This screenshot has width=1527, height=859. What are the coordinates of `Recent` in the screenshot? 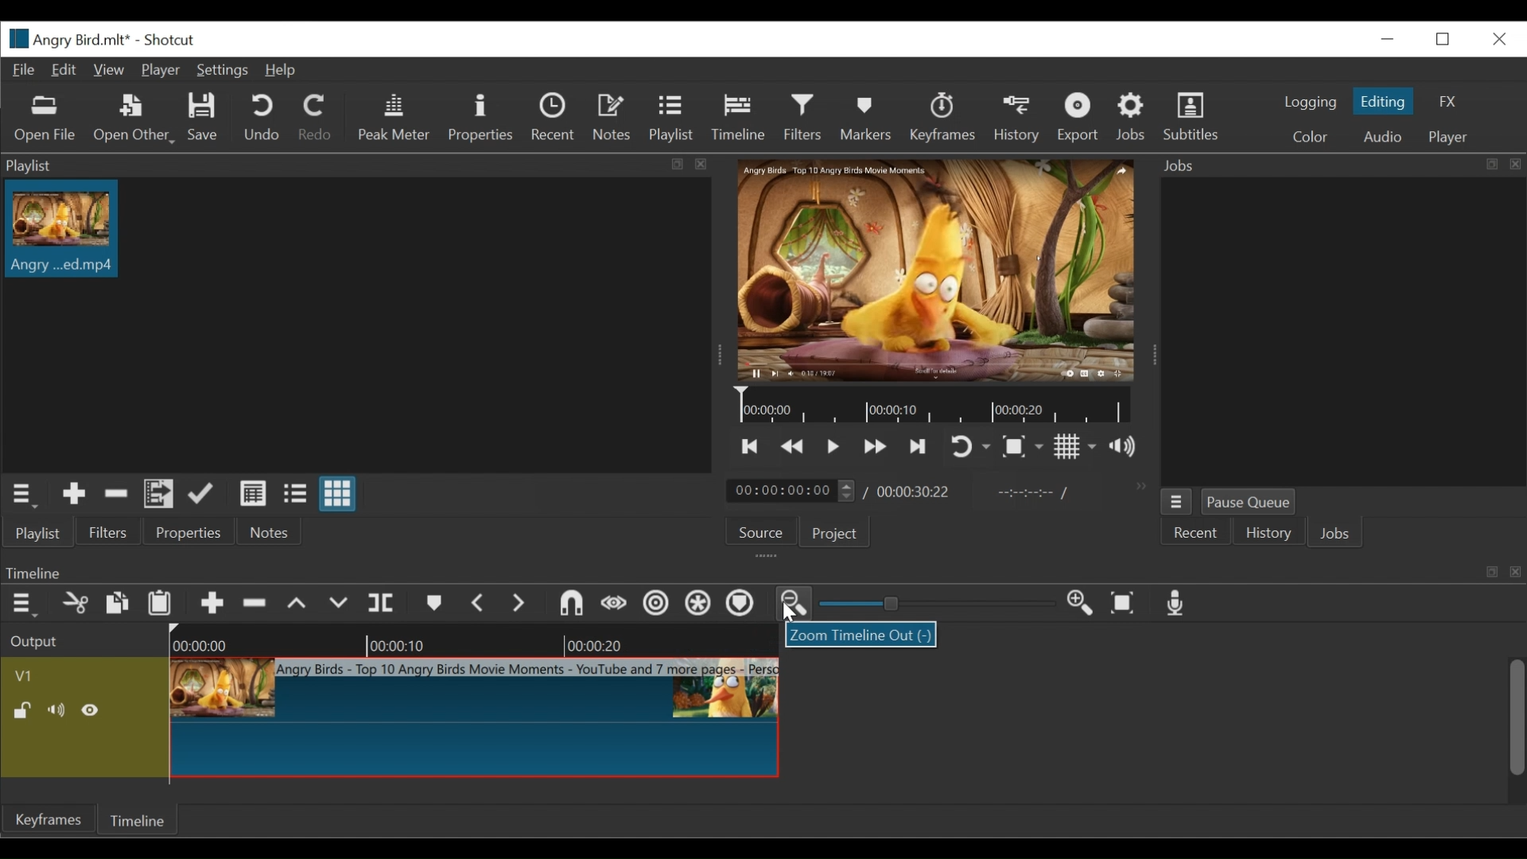 It's located at (1195, 533).